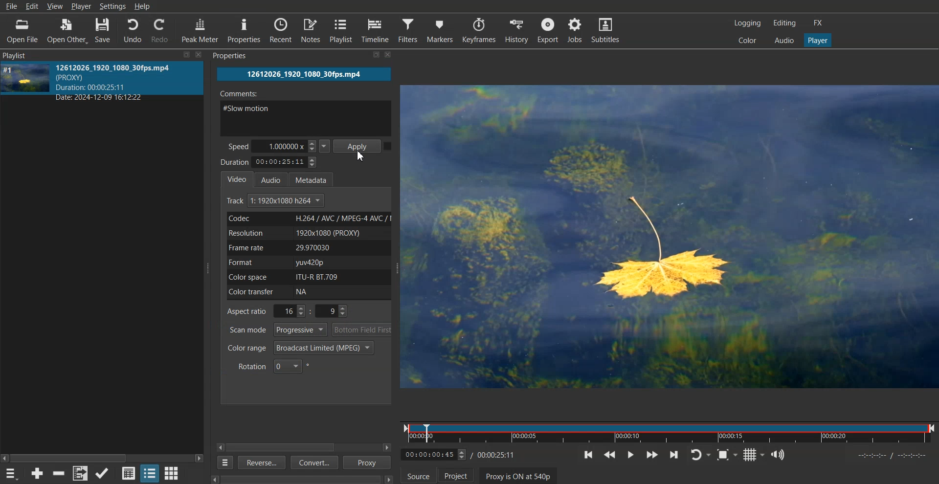 The width and height of the screenshot is (939, 484). I want to click on Notes, so click(311, 30).